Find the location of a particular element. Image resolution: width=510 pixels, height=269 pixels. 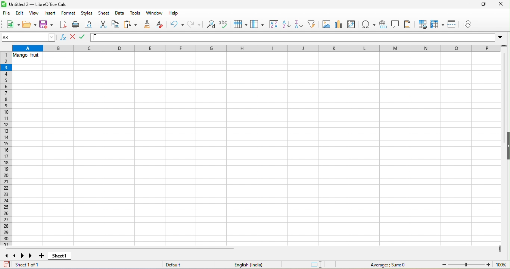

edit is located at coordinates (20, 13).